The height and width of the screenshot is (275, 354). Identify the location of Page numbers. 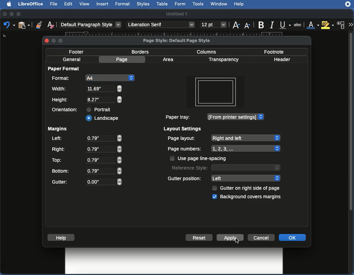
(224, 148).